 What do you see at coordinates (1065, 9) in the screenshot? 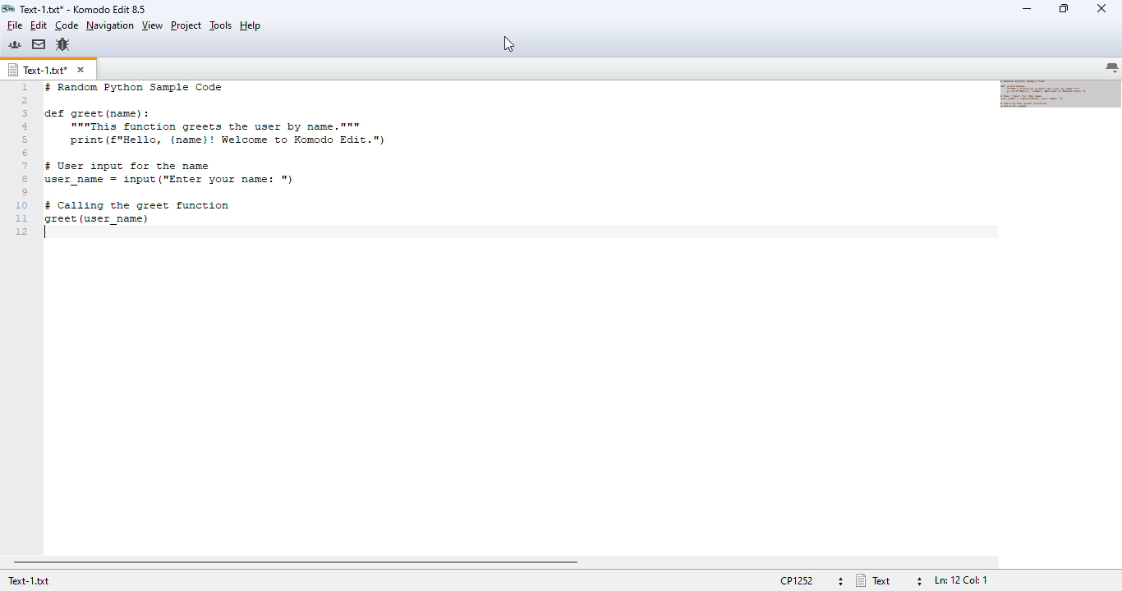
I see `maximize` at bounding box center [1065, 9].